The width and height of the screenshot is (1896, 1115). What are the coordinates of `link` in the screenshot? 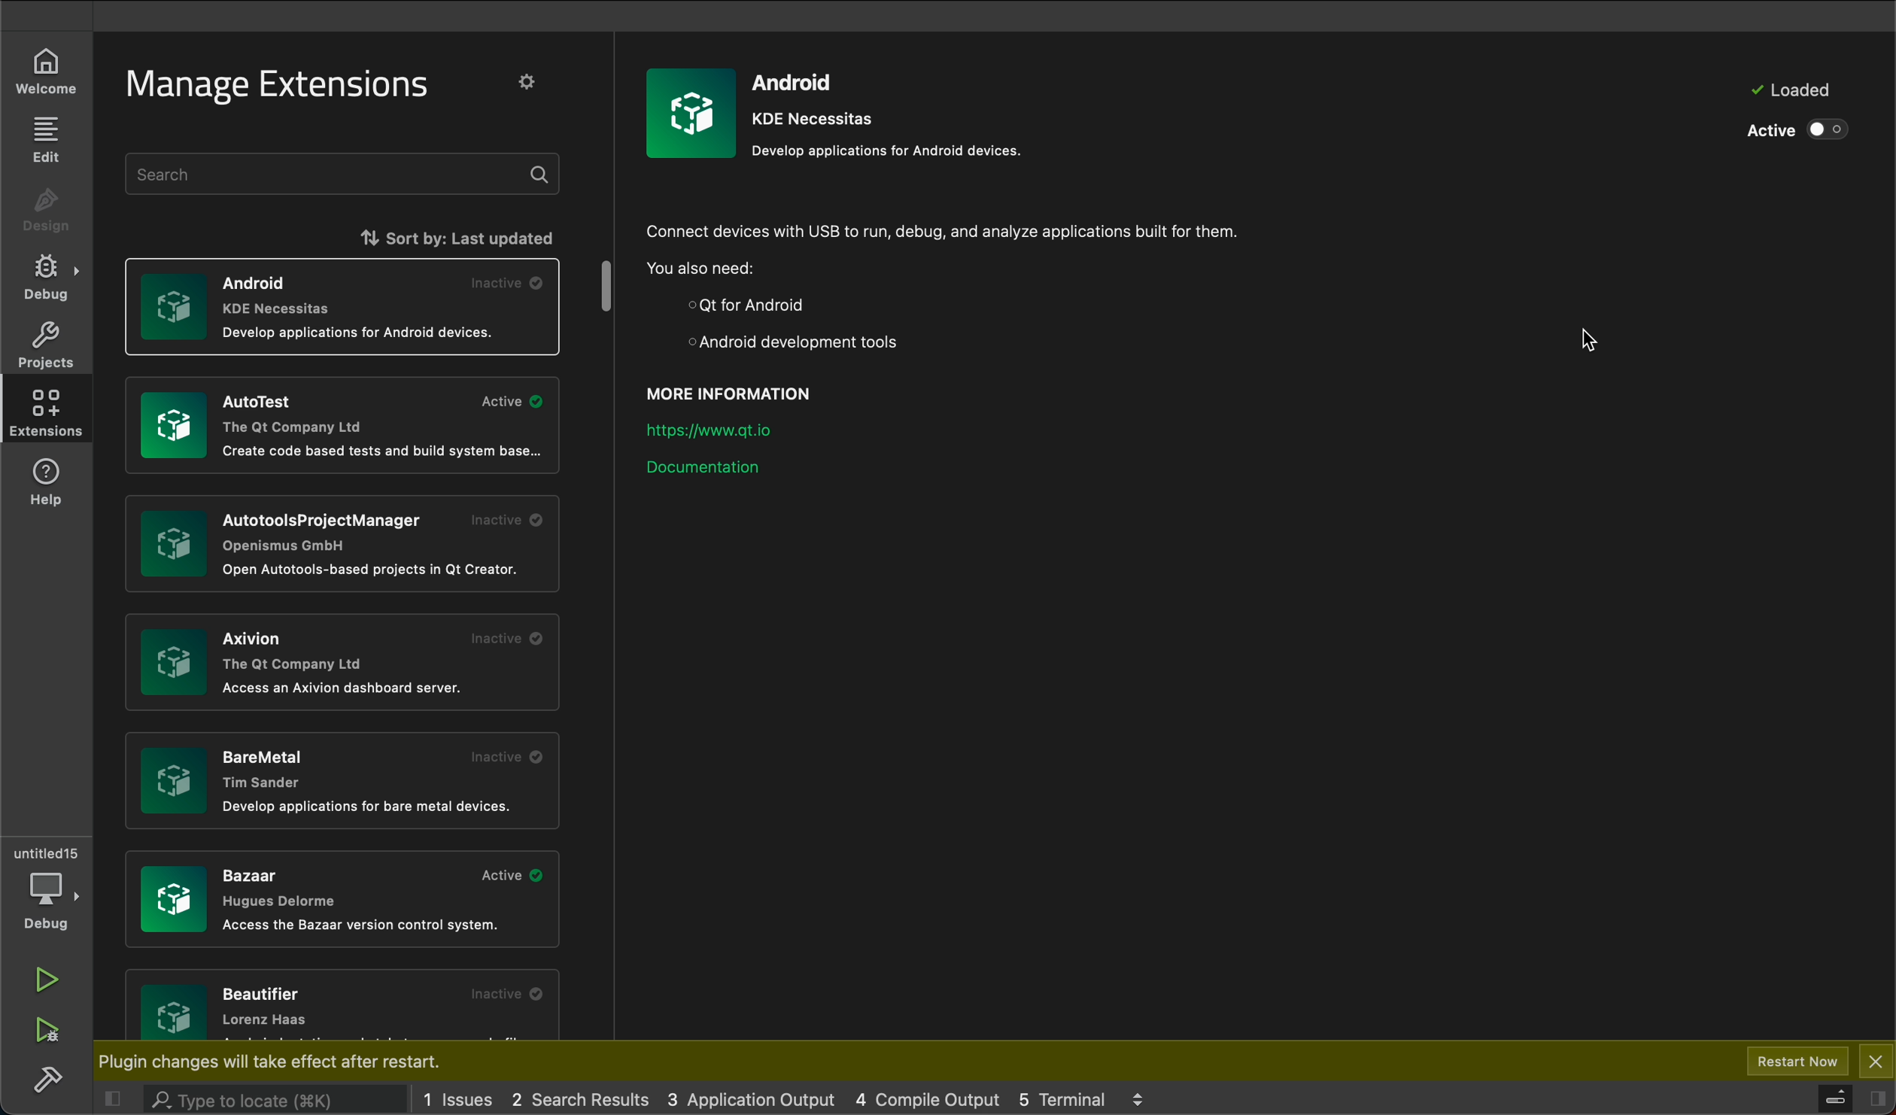 It's located at (725, 427).